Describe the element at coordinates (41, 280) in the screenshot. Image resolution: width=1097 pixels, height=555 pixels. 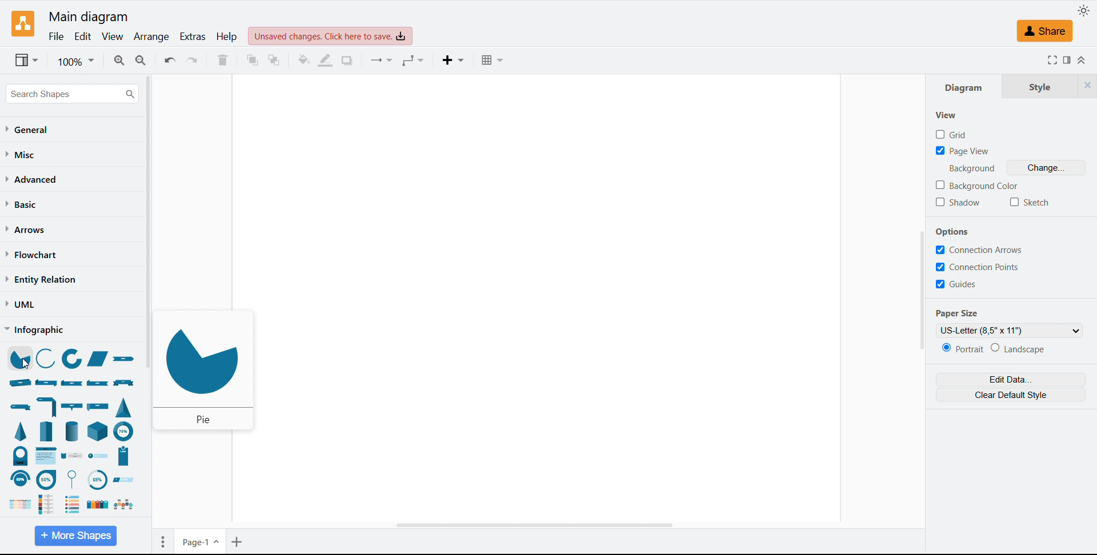
I see `entity relation` at that location.